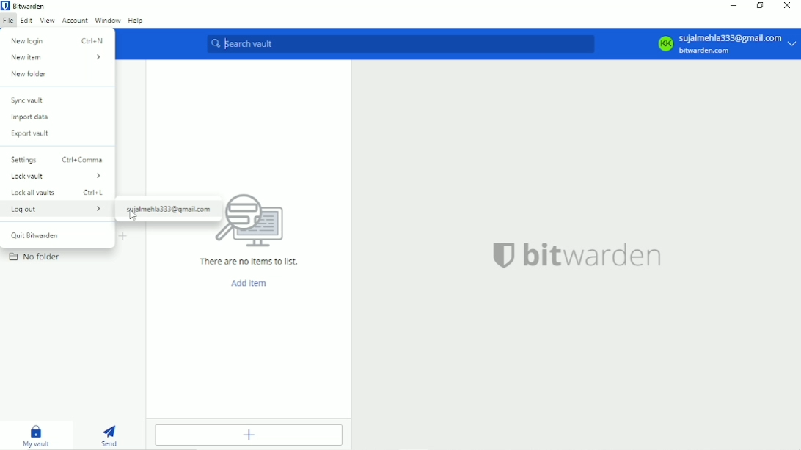 The image size is (801, 450). What do you see at coordinates (34, 133) in the screenshot?
I see `Export vault` at bounding box center [34, 133].